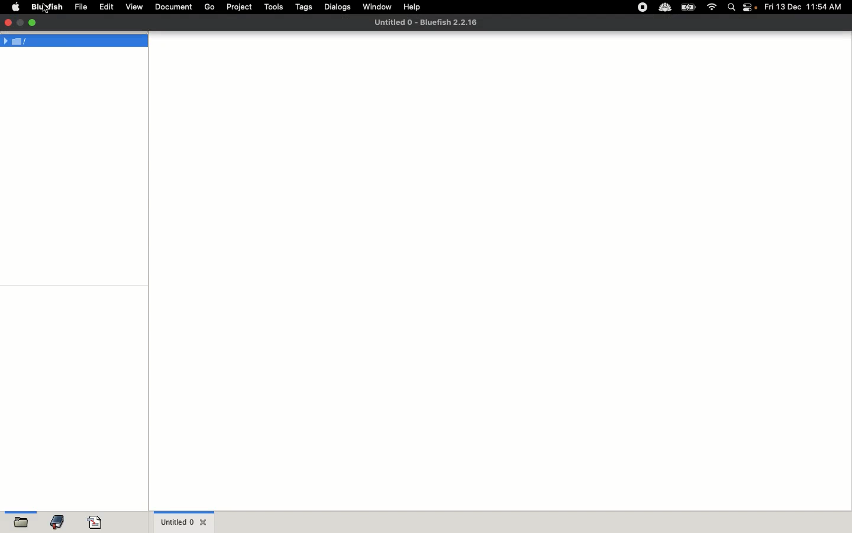  Describe the element at coordinates (274, 7) in the screenshot. I see `Tools` at that location.